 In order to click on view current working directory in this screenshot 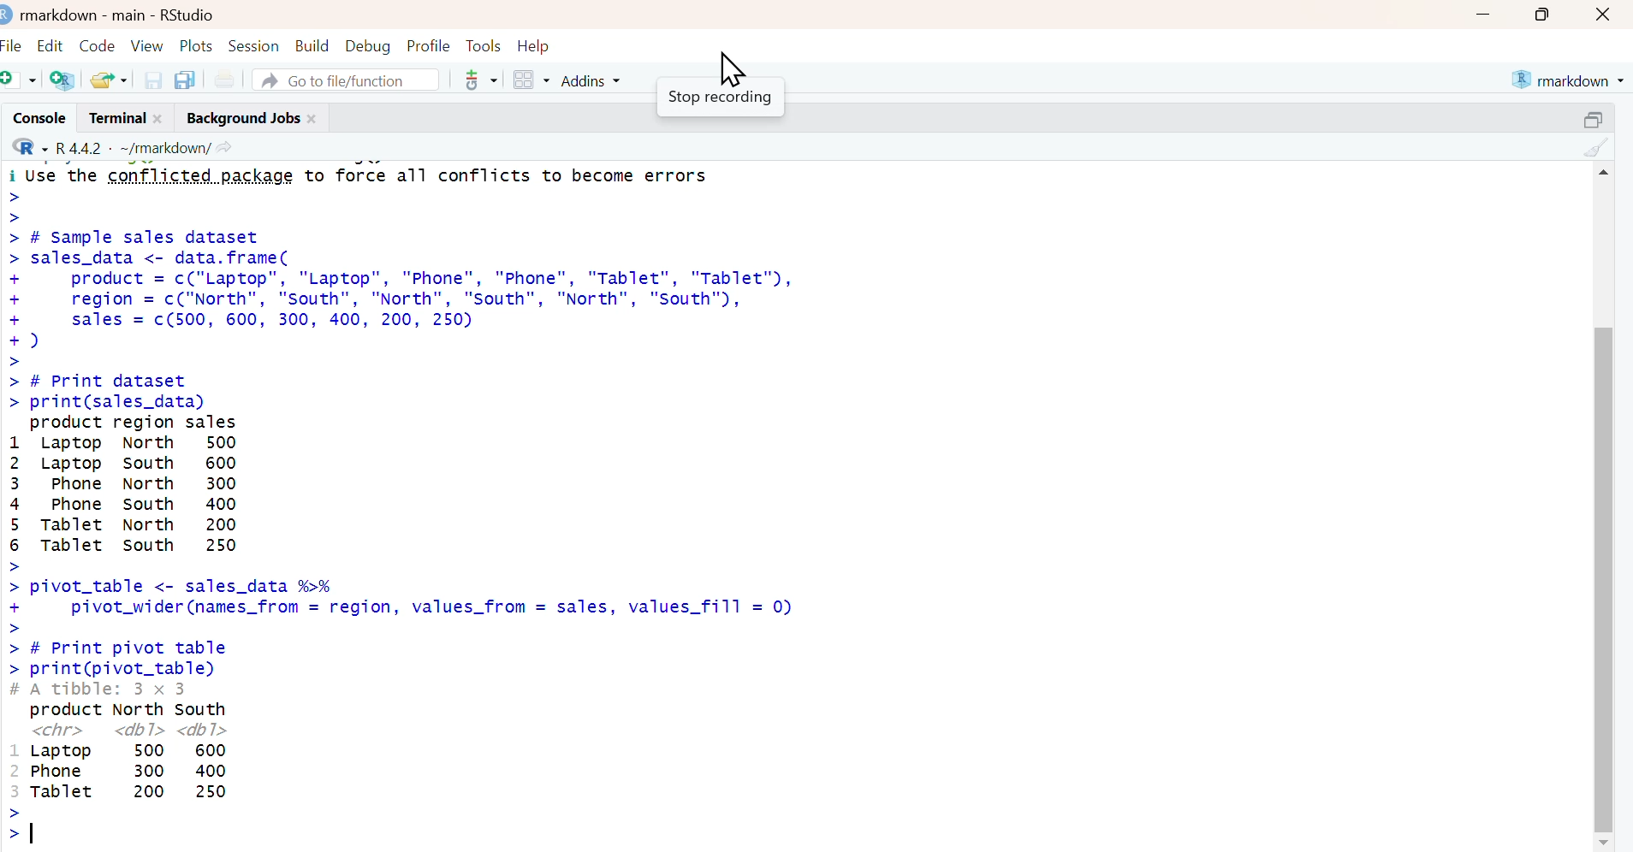, I will do `click(225, 146)`.